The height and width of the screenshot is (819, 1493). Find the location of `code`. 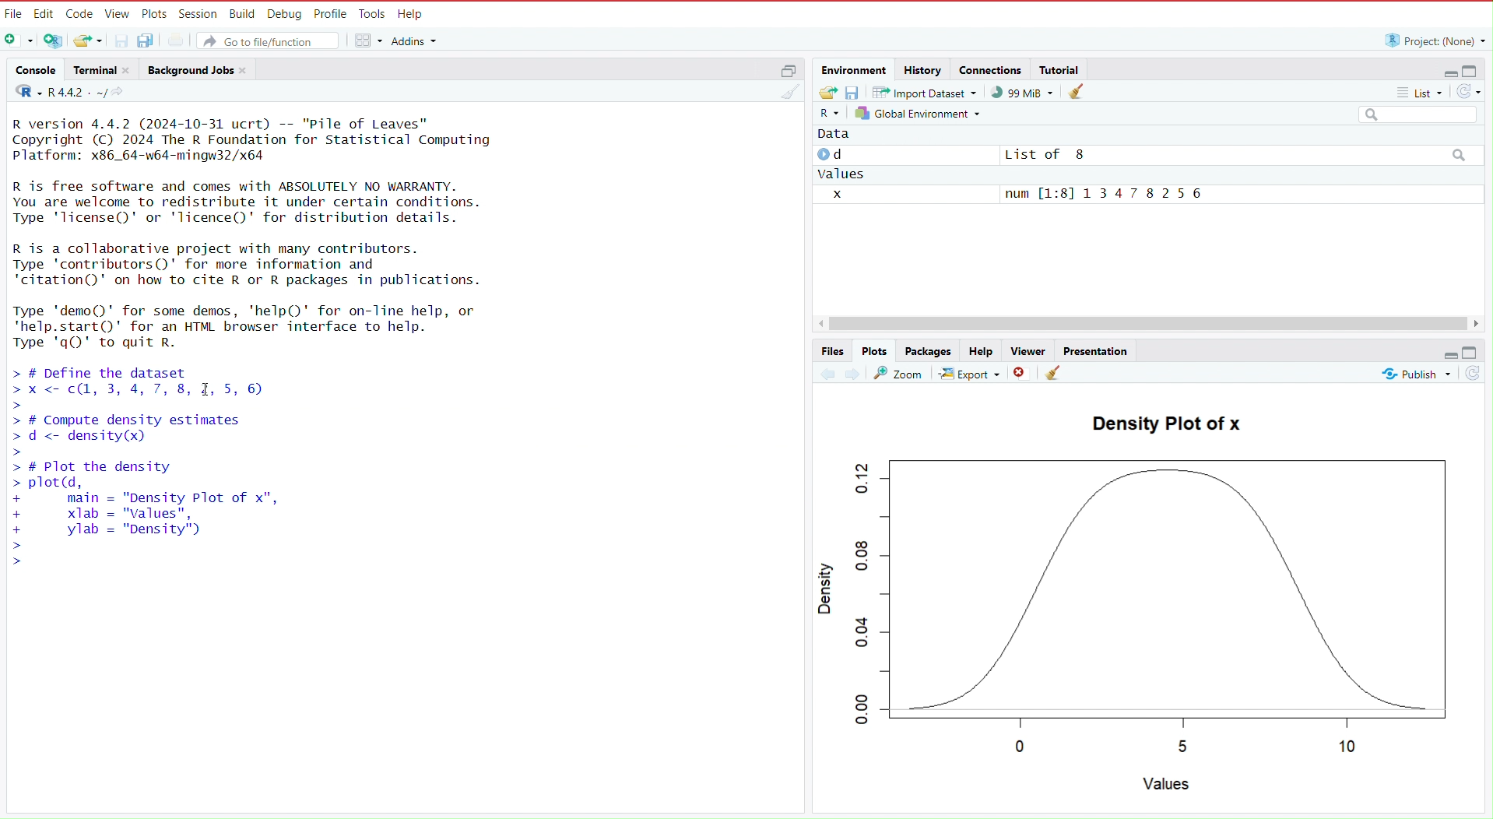

code is located at coordinates (81, 12).